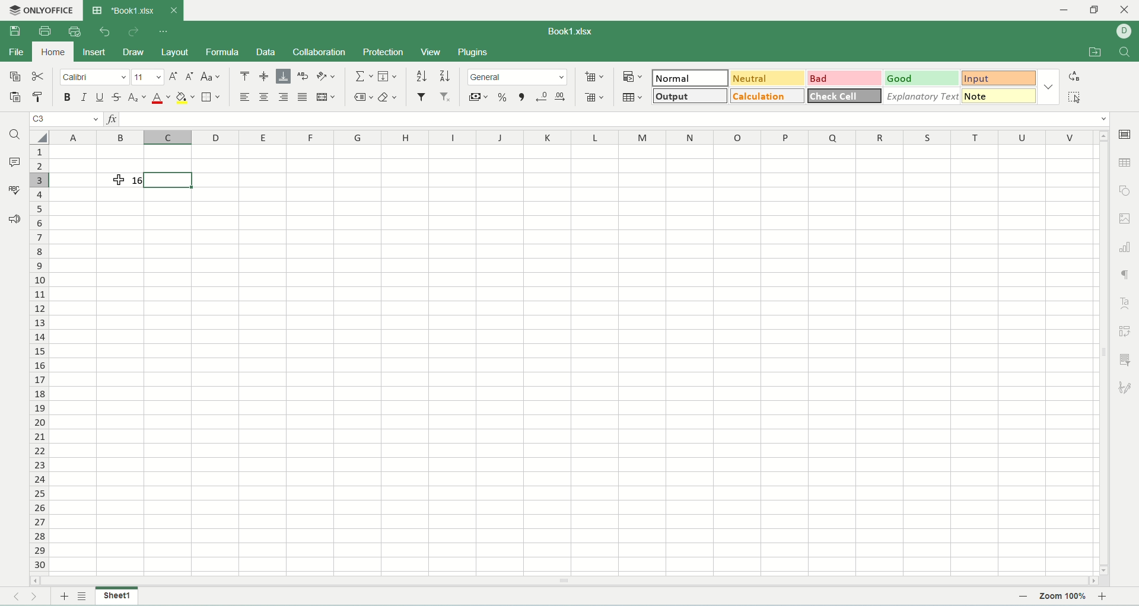  What do you see at coordinates (564, 580) in the screenshot?
I see `horizontal scroll bar` at bounding box center [564, 580].